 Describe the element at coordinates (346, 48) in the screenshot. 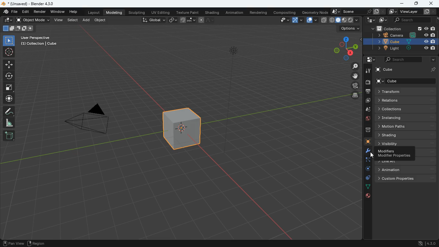

I see `dimensions` at that location.